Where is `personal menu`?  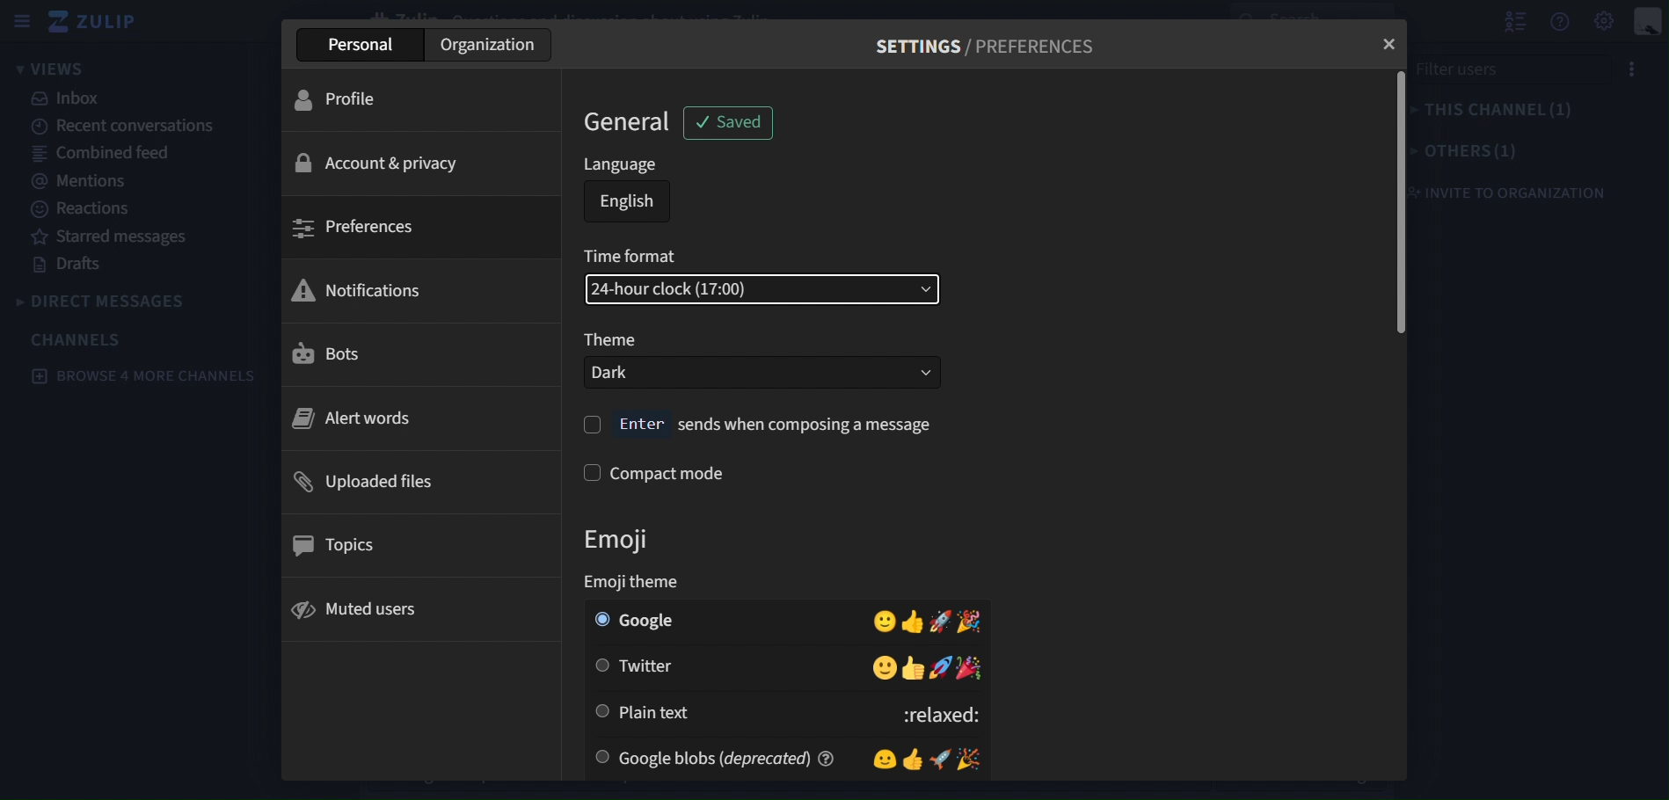 personal menu is located at coordinates (1651, 20).